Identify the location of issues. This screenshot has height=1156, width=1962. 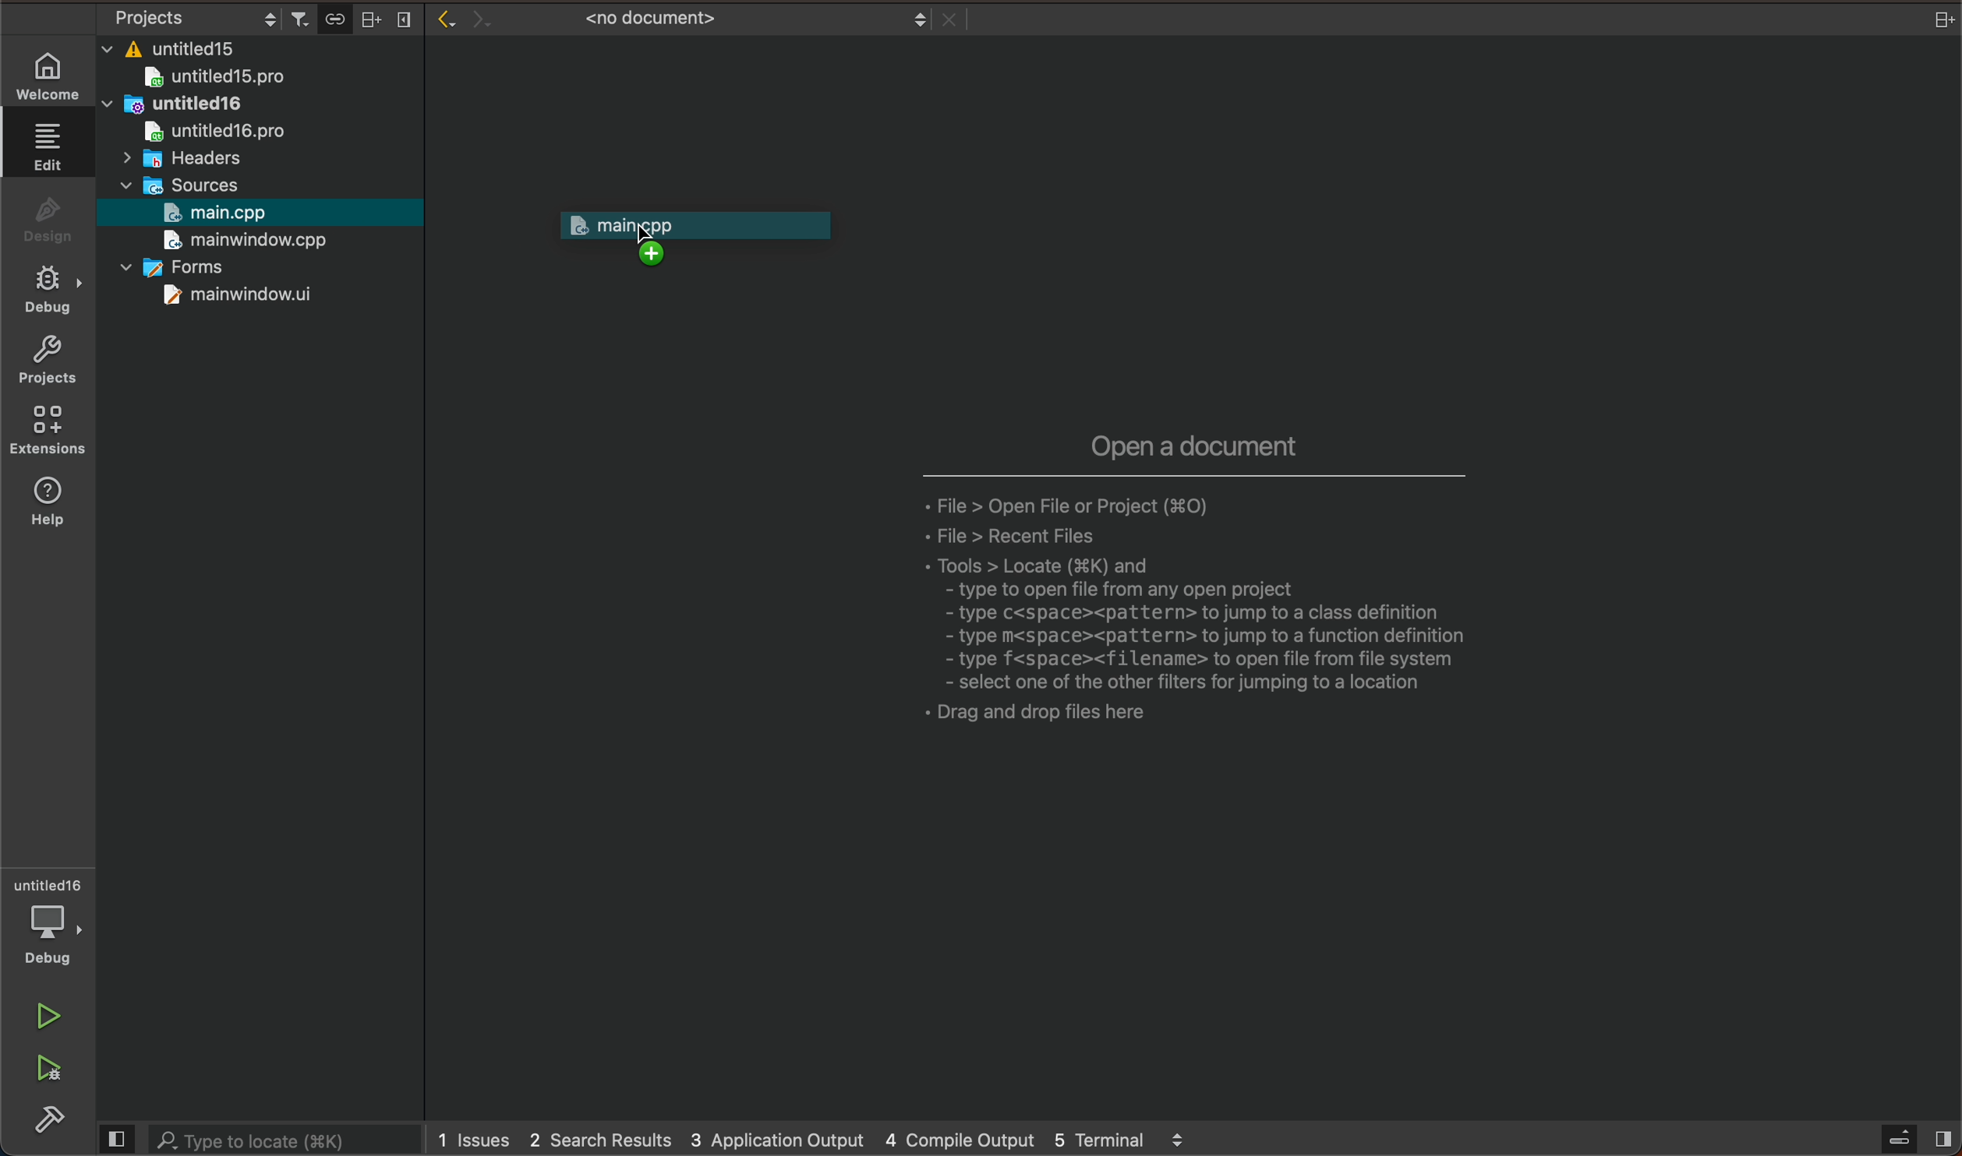
(479, 1142).